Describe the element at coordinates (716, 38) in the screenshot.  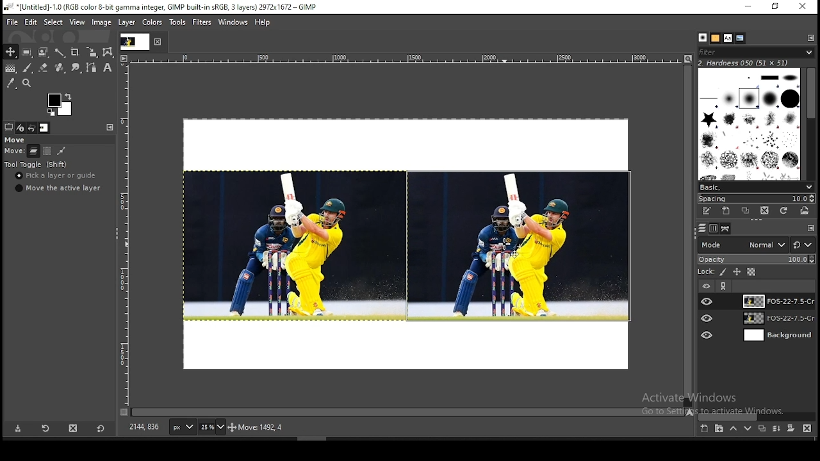
I see `patterns` at that location.